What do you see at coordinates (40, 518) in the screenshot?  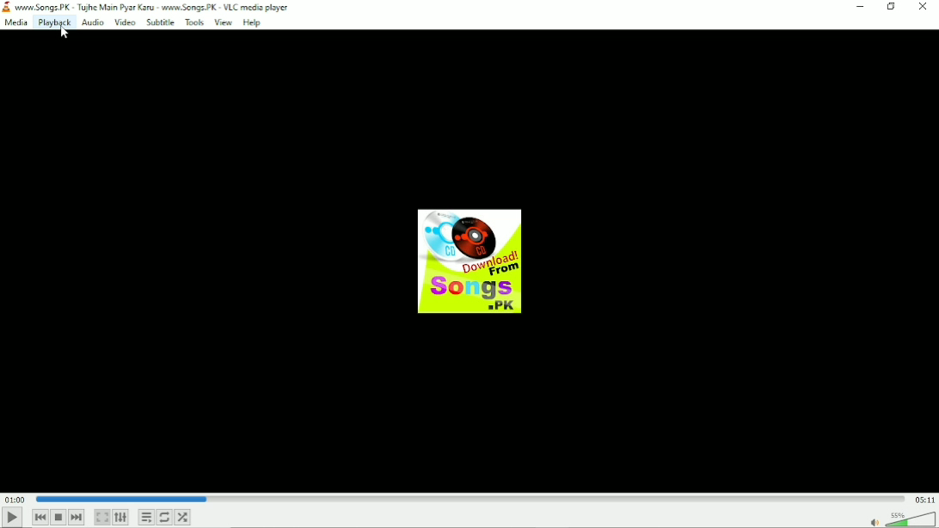 I see `Previous` at bounding box center [40, 518].